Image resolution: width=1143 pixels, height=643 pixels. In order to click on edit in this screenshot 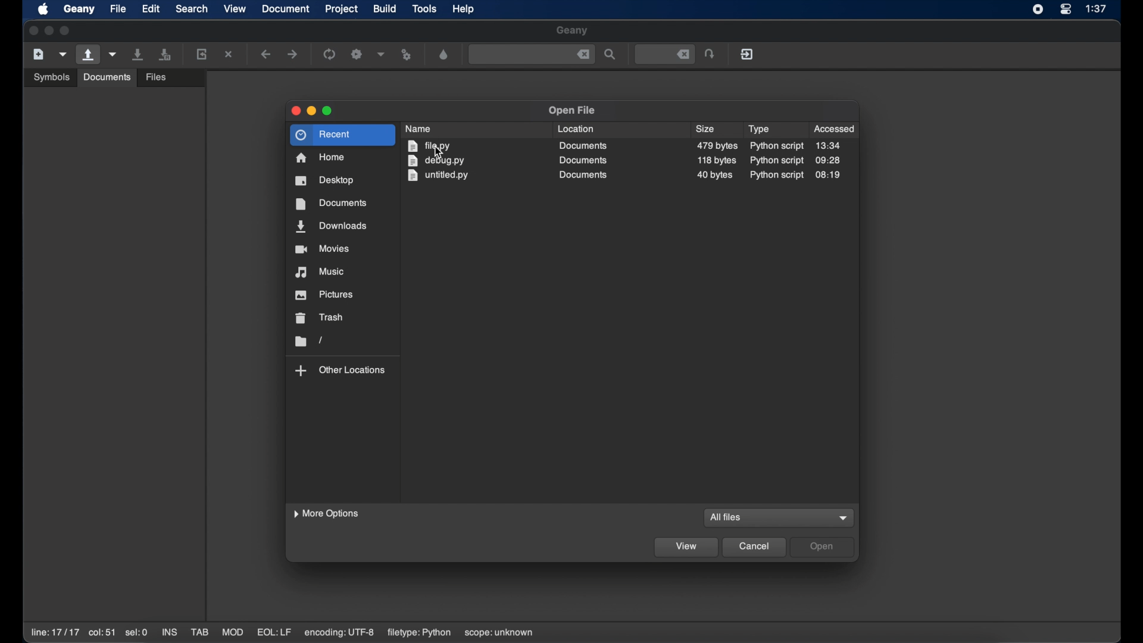, I will do `click(151, 9)`.